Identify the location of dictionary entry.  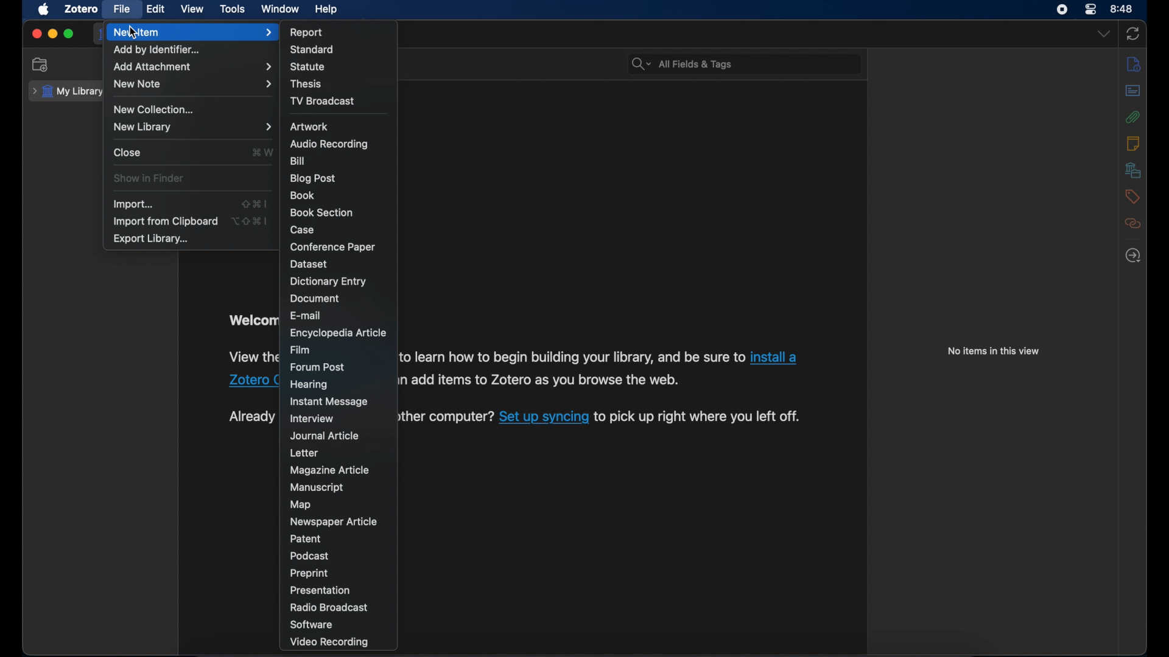
(329, 282).